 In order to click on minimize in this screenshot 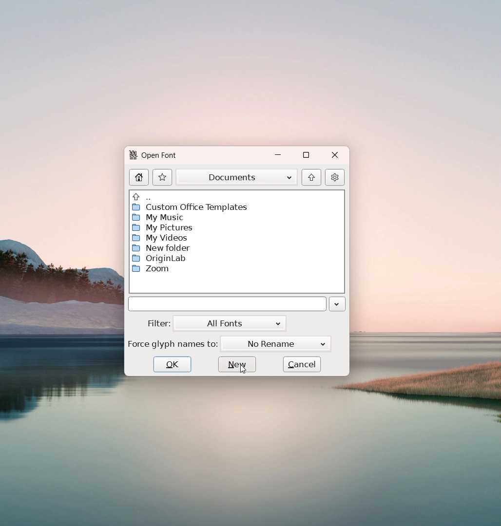, I will do `click(280, 155)`.